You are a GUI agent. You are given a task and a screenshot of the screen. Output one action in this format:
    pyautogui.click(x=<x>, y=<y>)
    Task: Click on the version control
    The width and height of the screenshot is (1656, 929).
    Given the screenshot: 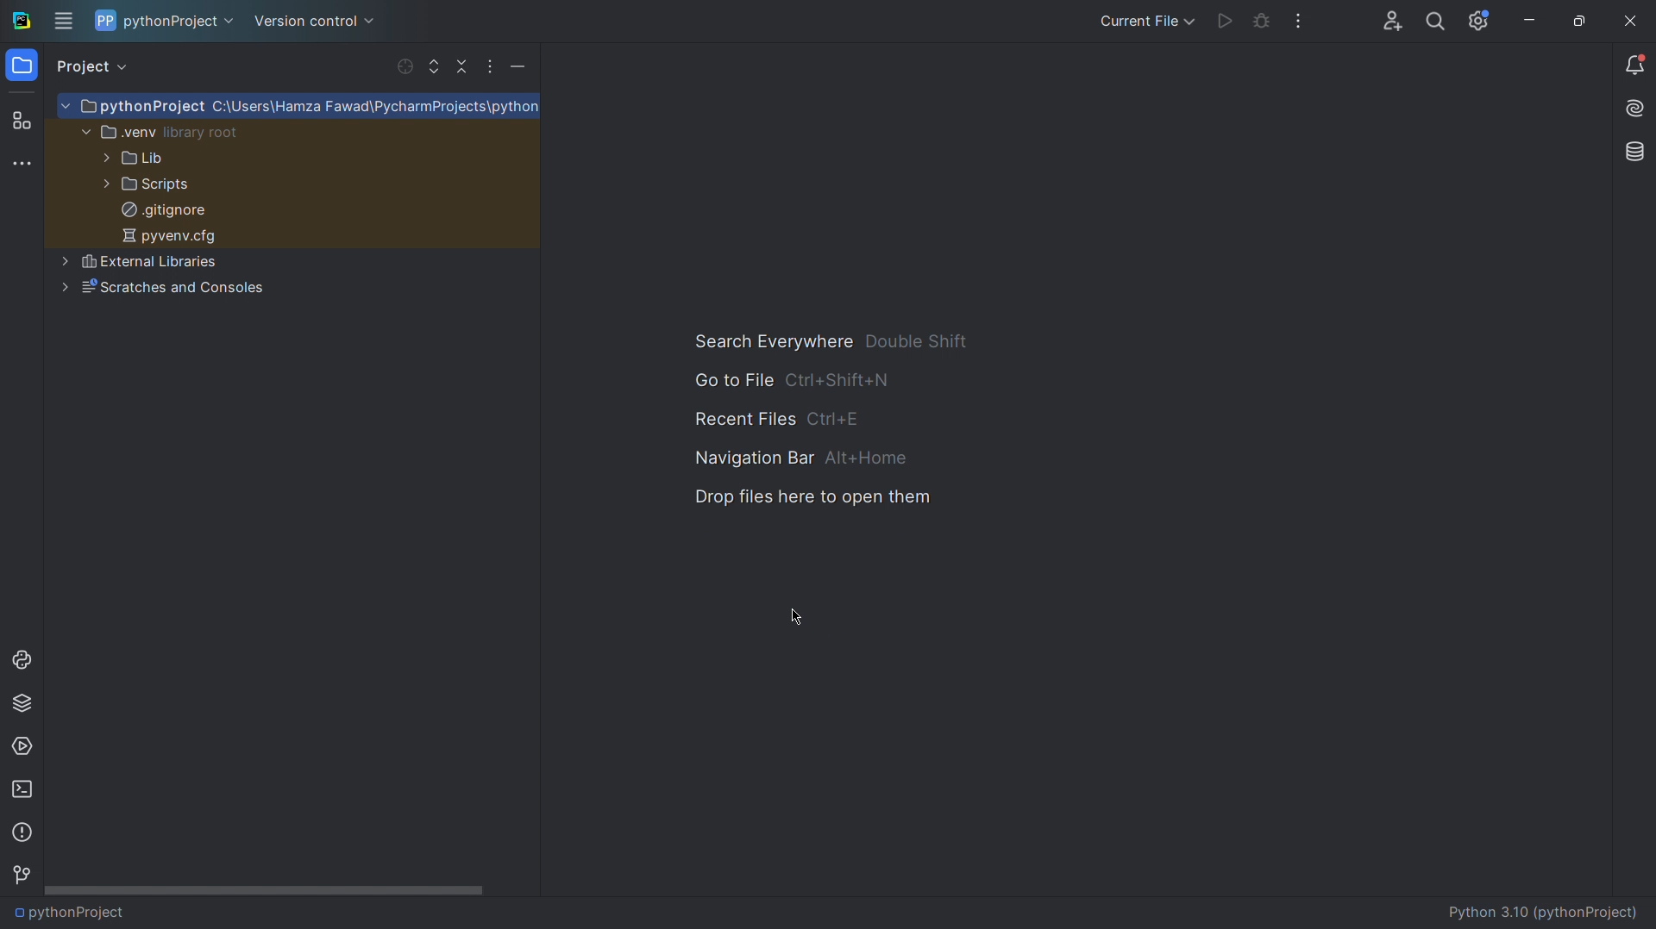 What is the action you would take?
    pyautogui.click(x=26, y=871)
    